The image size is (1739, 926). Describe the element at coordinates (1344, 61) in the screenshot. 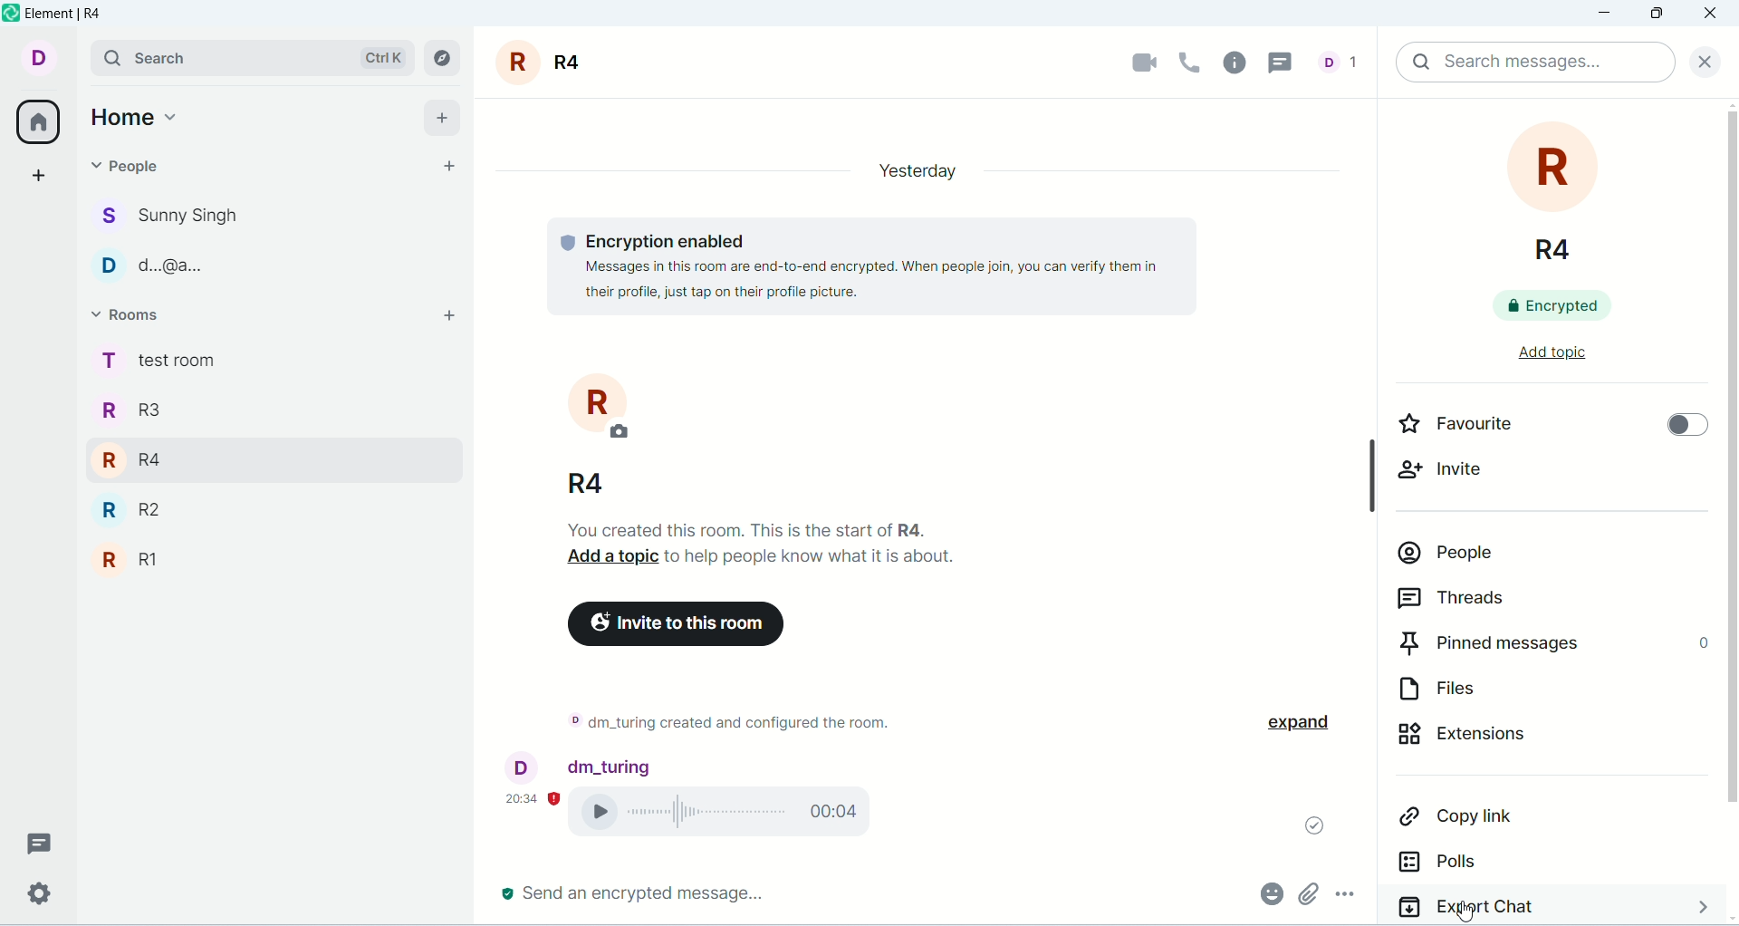

I see `people` at that location.